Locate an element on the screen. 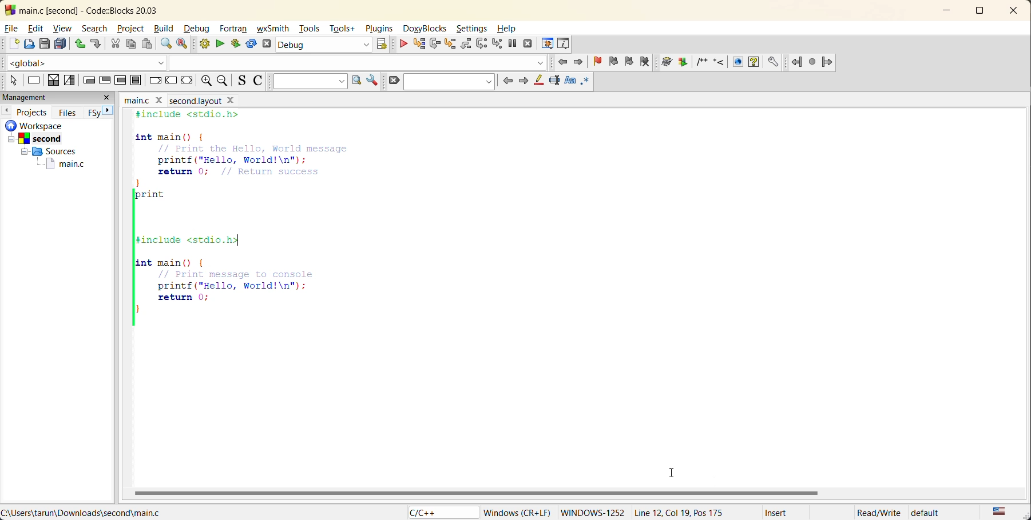  step out is located at coordinates (465, 45).